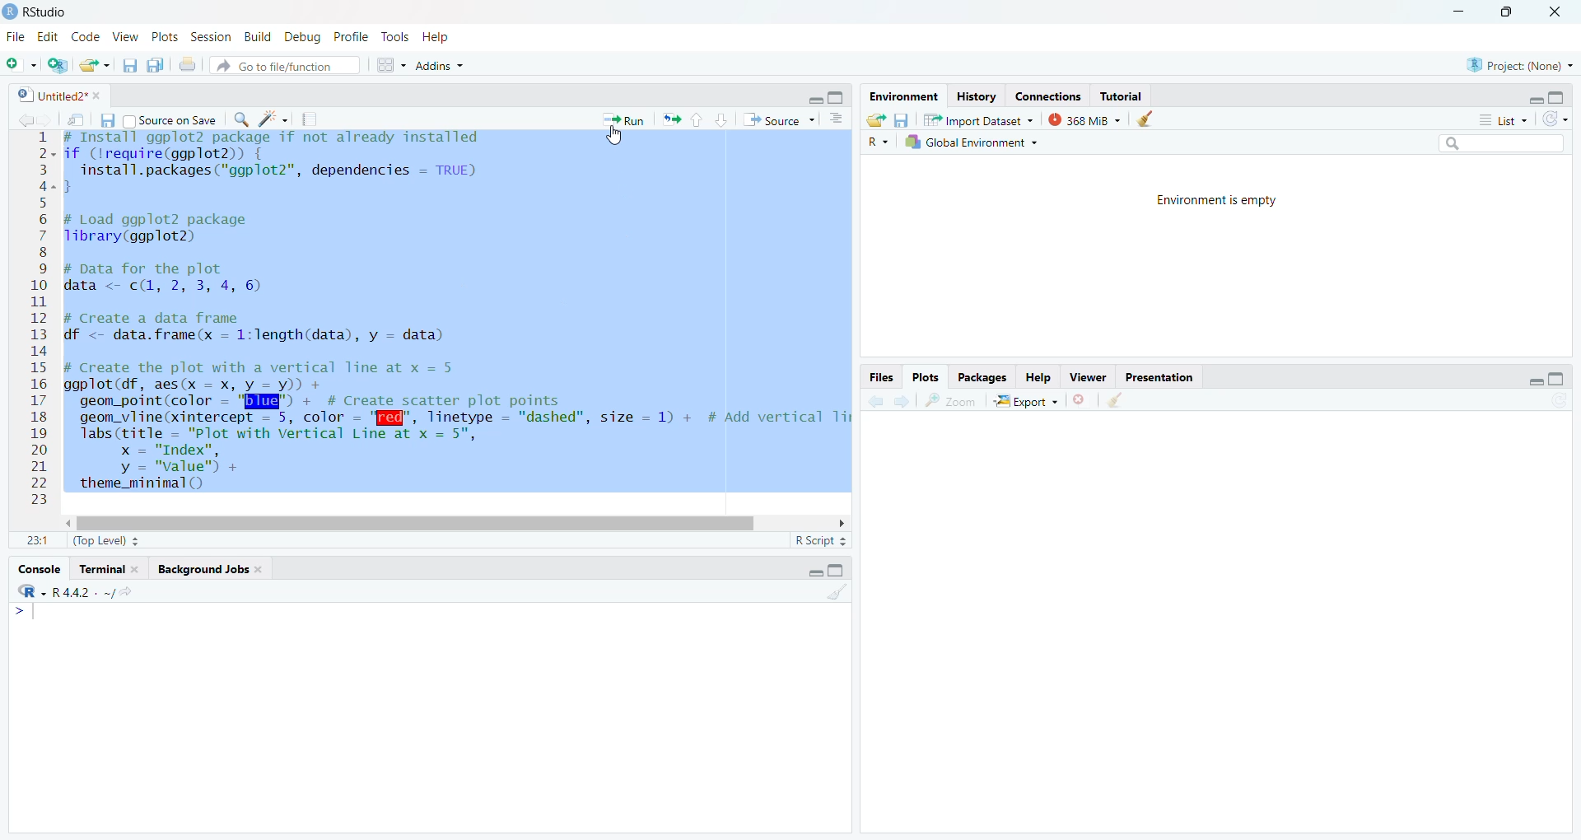 Image resolution: width=1581 pixels, height=840 pixels. I want to click on e Tools, so click(394, 36).